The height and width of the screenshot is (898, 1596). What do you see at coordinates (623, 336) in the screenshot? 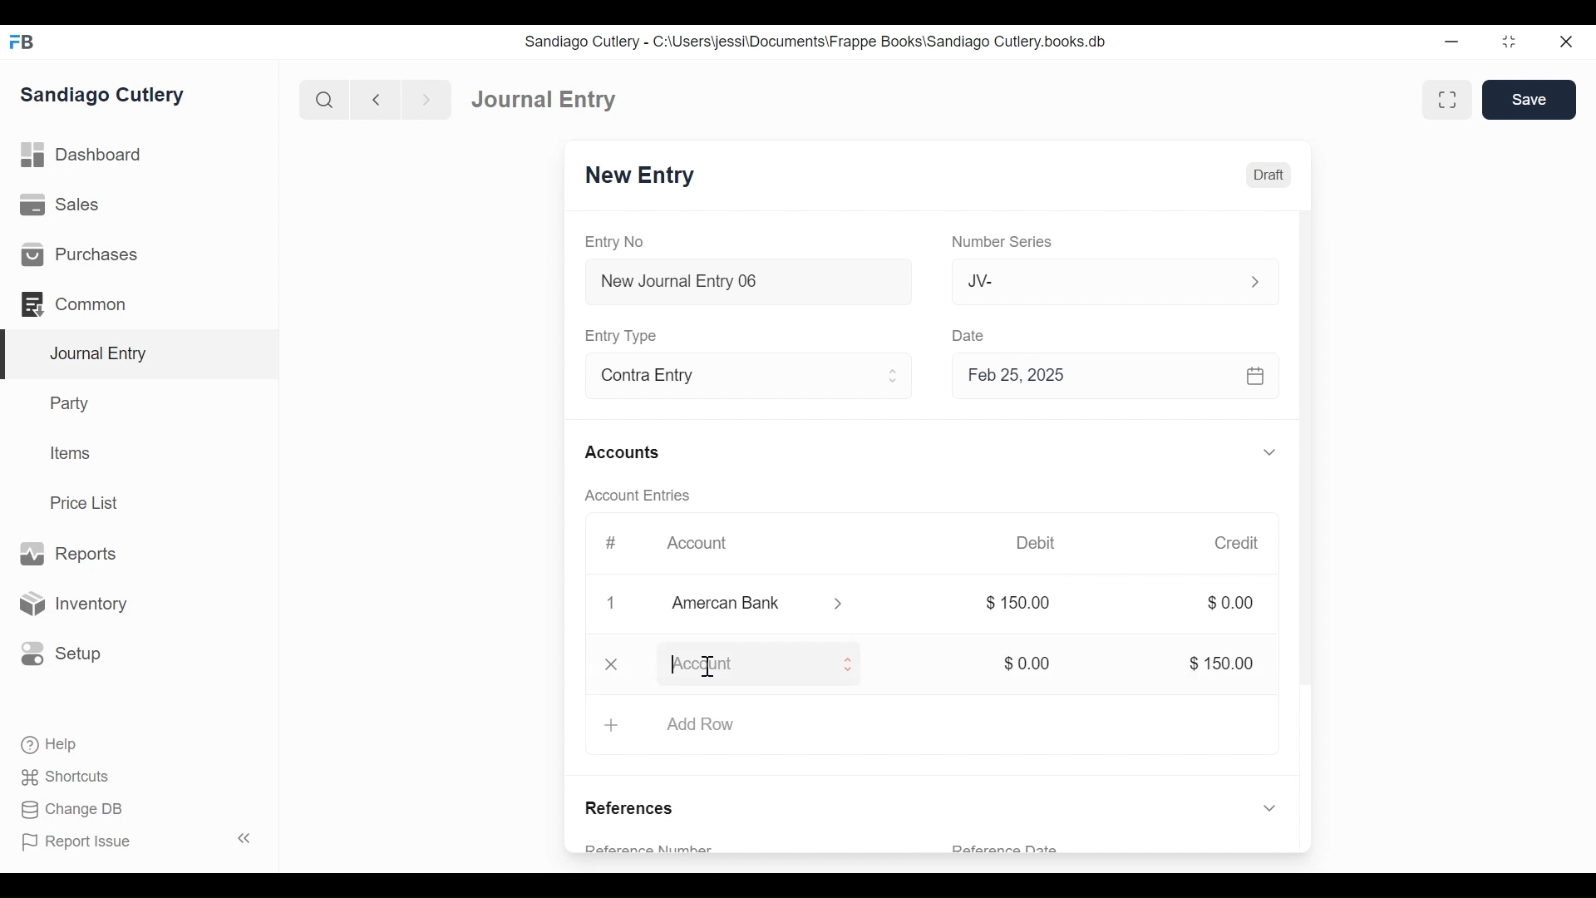
I see `Entry Type` at bounding box center [623, 336].